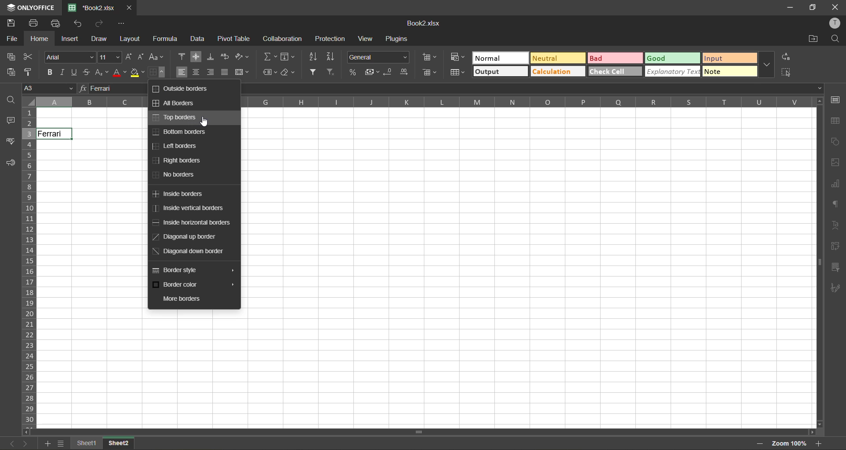 The width and height of the screenshot is (846, 450). Describe the element at coordinates (226, 56) in the screenshot. I see `wrap text` at that location.